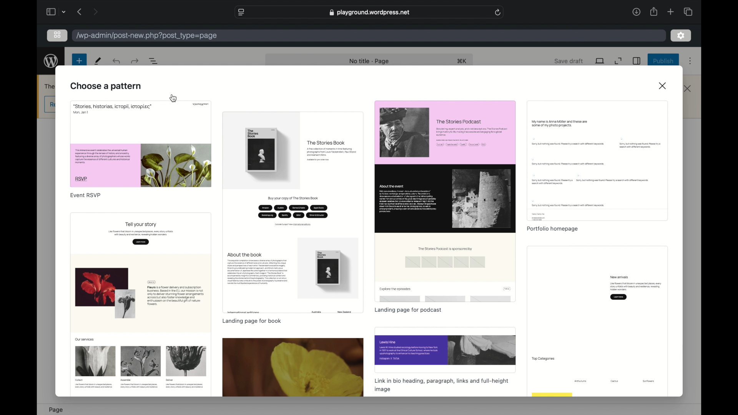  What do you see at coordinates (116, 61) in the screenshot?
I see `undo` at bounding box center [116, 61].